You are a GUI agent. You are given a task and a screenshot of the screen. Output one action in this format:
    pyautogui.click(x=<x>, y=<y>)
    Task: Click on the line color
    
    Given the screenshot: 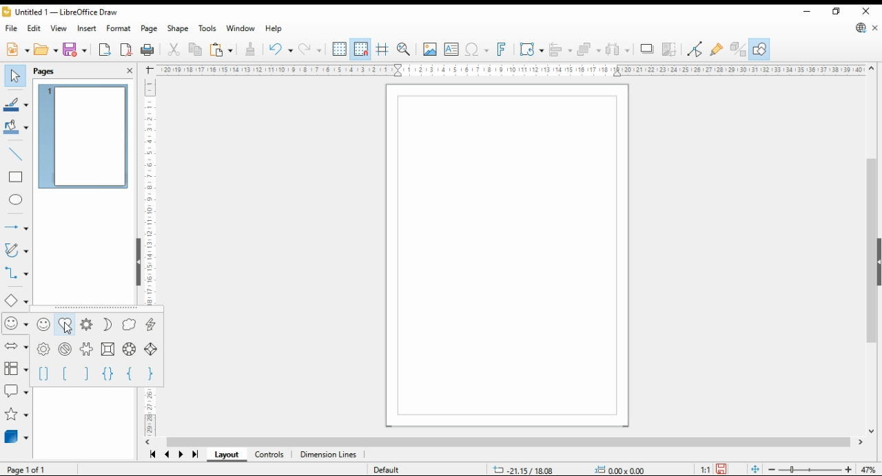 What is the action you would take?
    pyautogui.click(x=17, y=103)
    